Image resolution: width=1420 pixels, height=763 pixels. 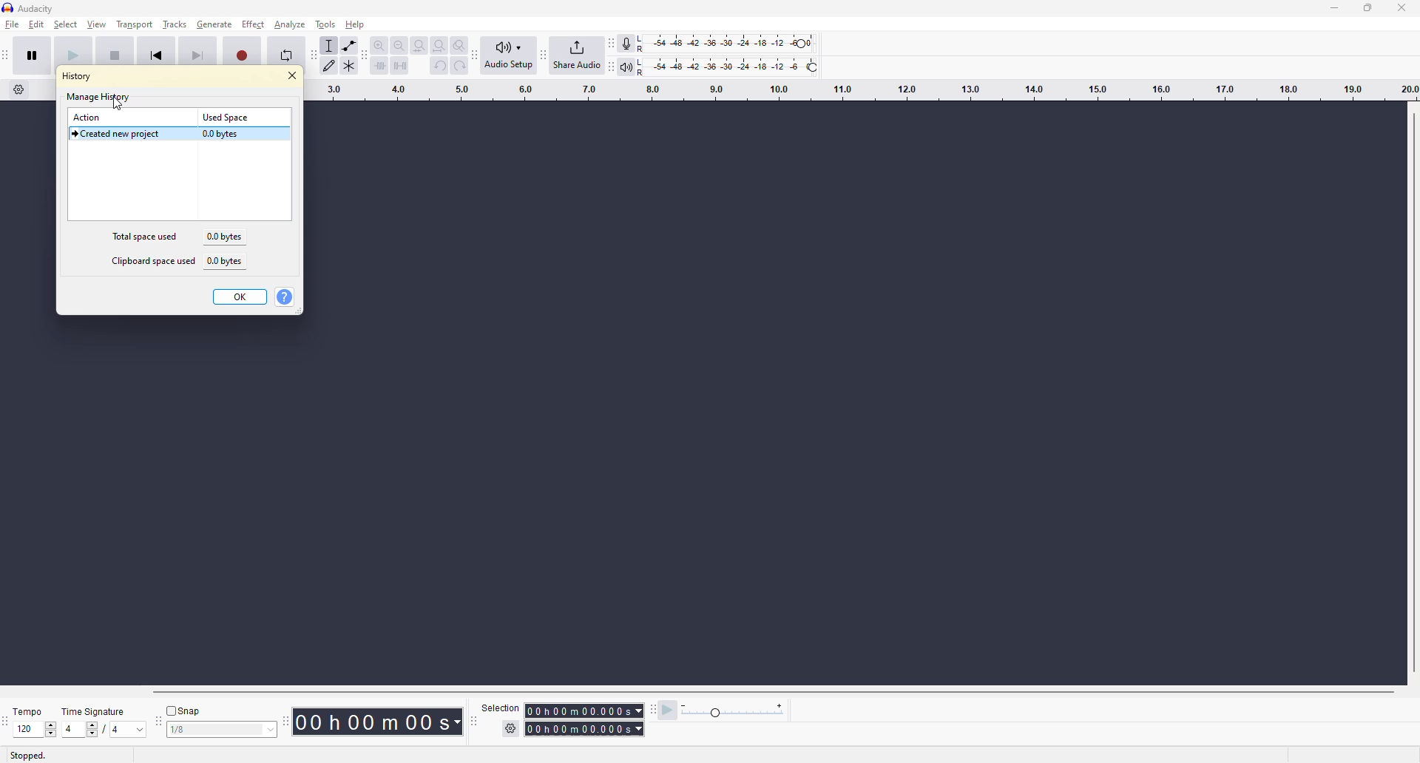 What do you see at coordinates (127, 730) in the screenshot?
I see `value` at bounding box center [127, 730].